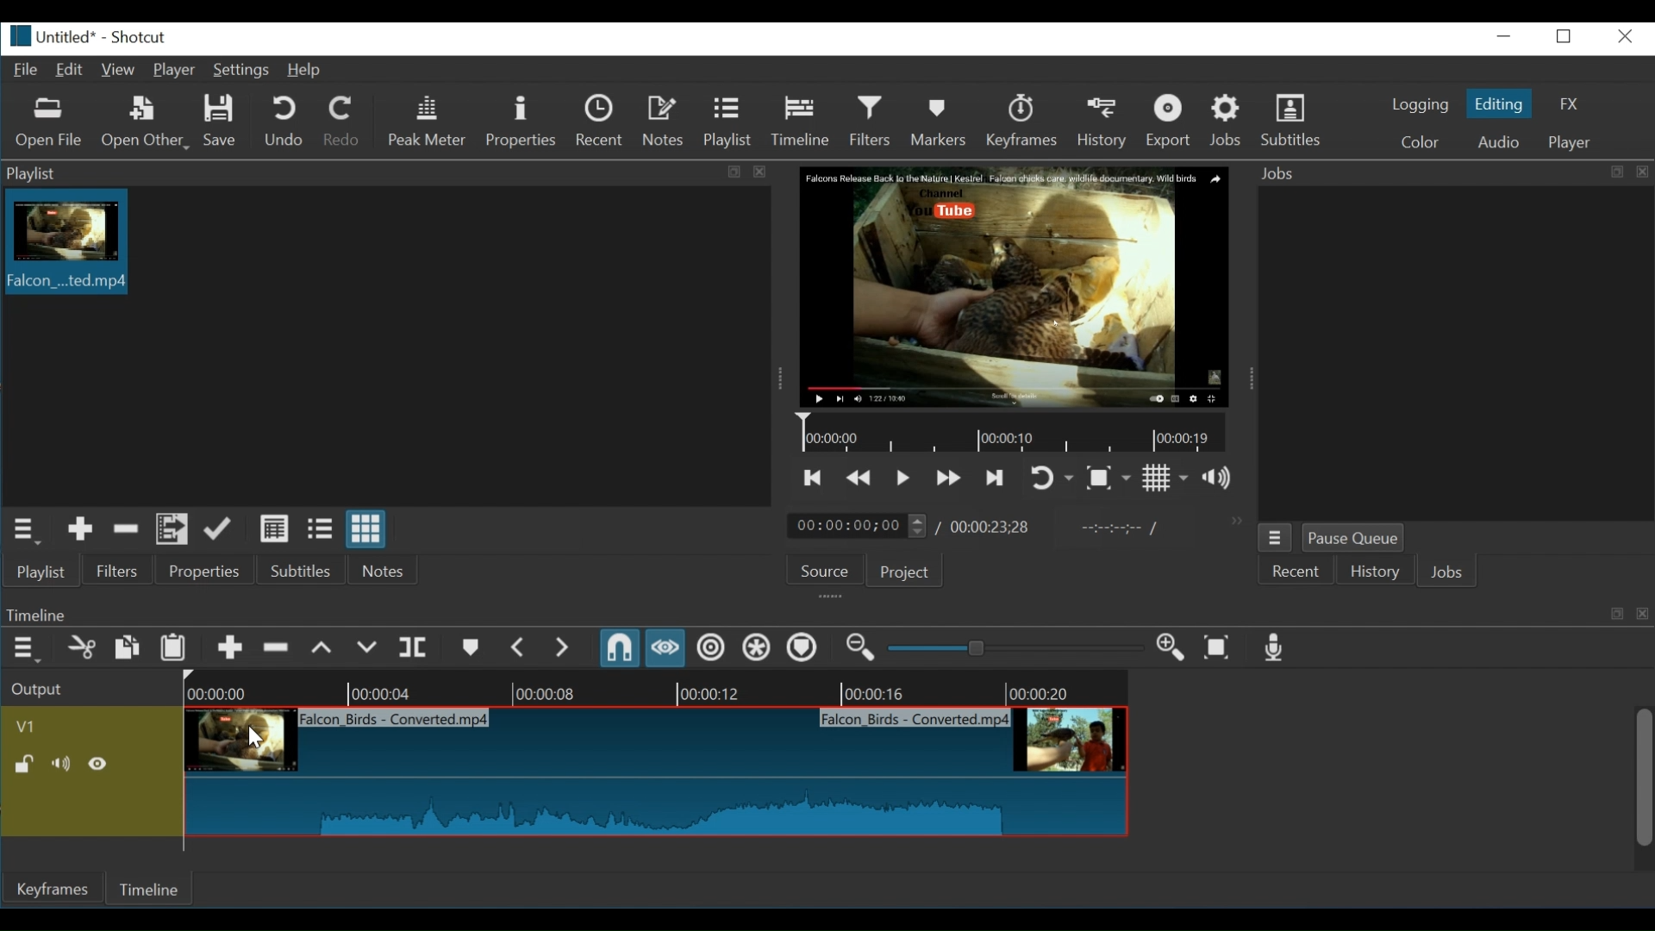 This screenshot has height=931, width=1655. What do you see at coordinates (1167, 646) in the screenshot?
I see `Zoom keyframe in` at bounding box center [1167, 646].